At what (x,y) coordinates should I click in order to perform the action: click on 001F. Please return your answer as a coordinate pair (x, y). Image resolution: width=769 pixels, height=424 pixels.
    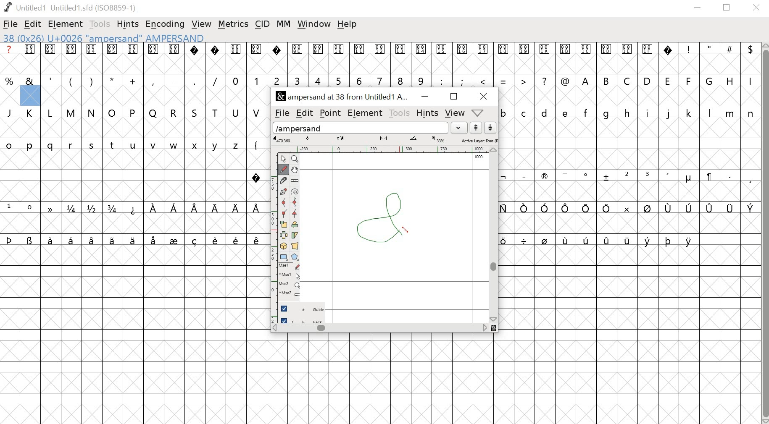
    Looking at the image, I should click on (648, 58).